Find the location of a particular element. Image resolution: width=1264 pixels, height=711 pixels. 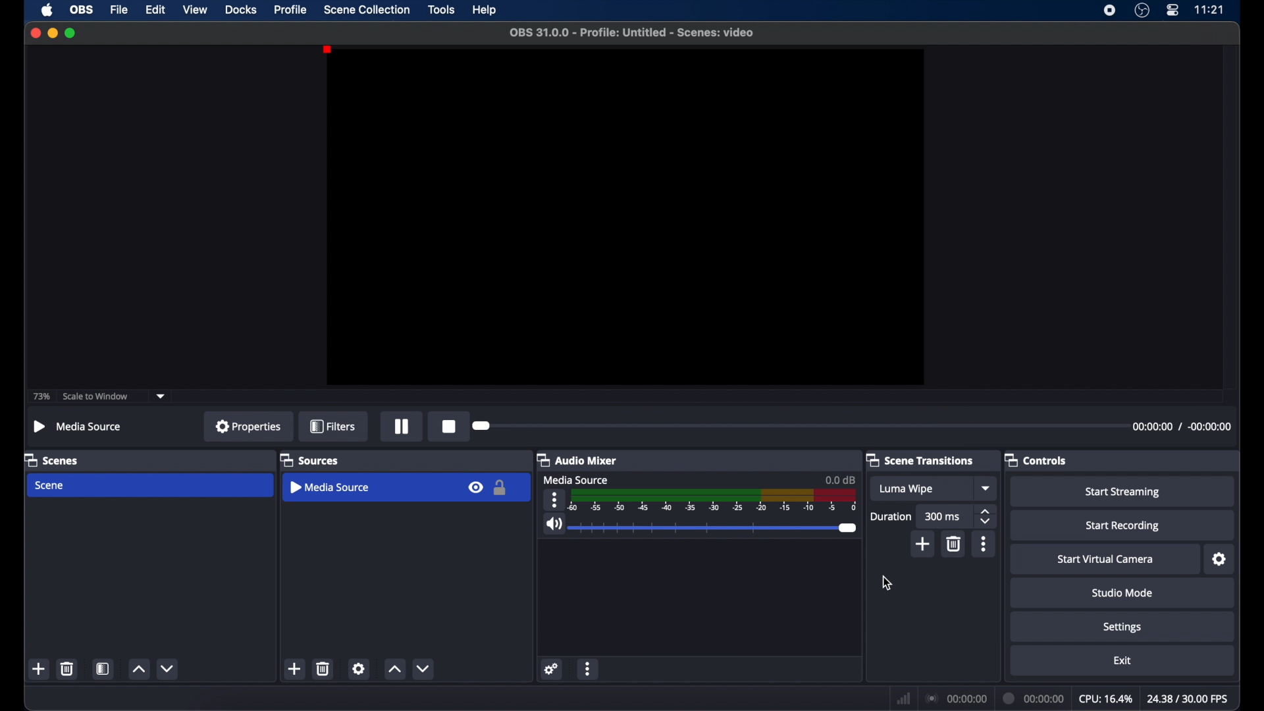

delete is located at coordinates (68, 668).